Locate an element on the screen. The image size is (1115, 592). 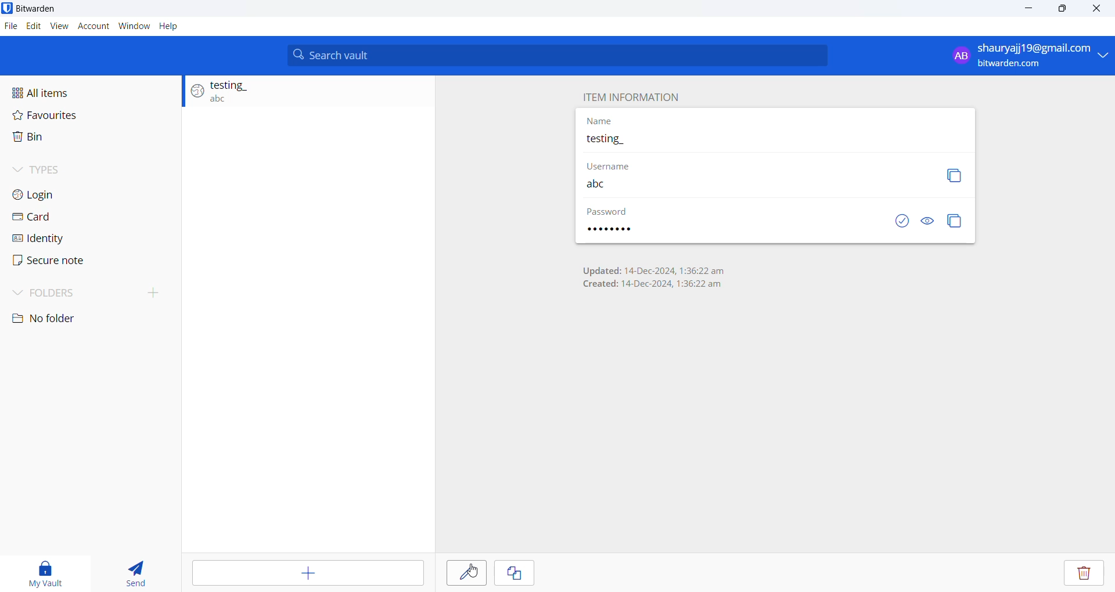
Help is located at coordinates (169, 26).